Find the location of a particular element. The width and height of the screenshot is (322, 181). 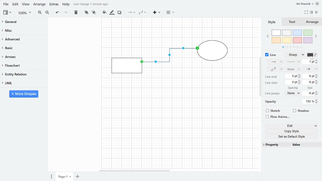

Yable is located at coordinates (170, 13).